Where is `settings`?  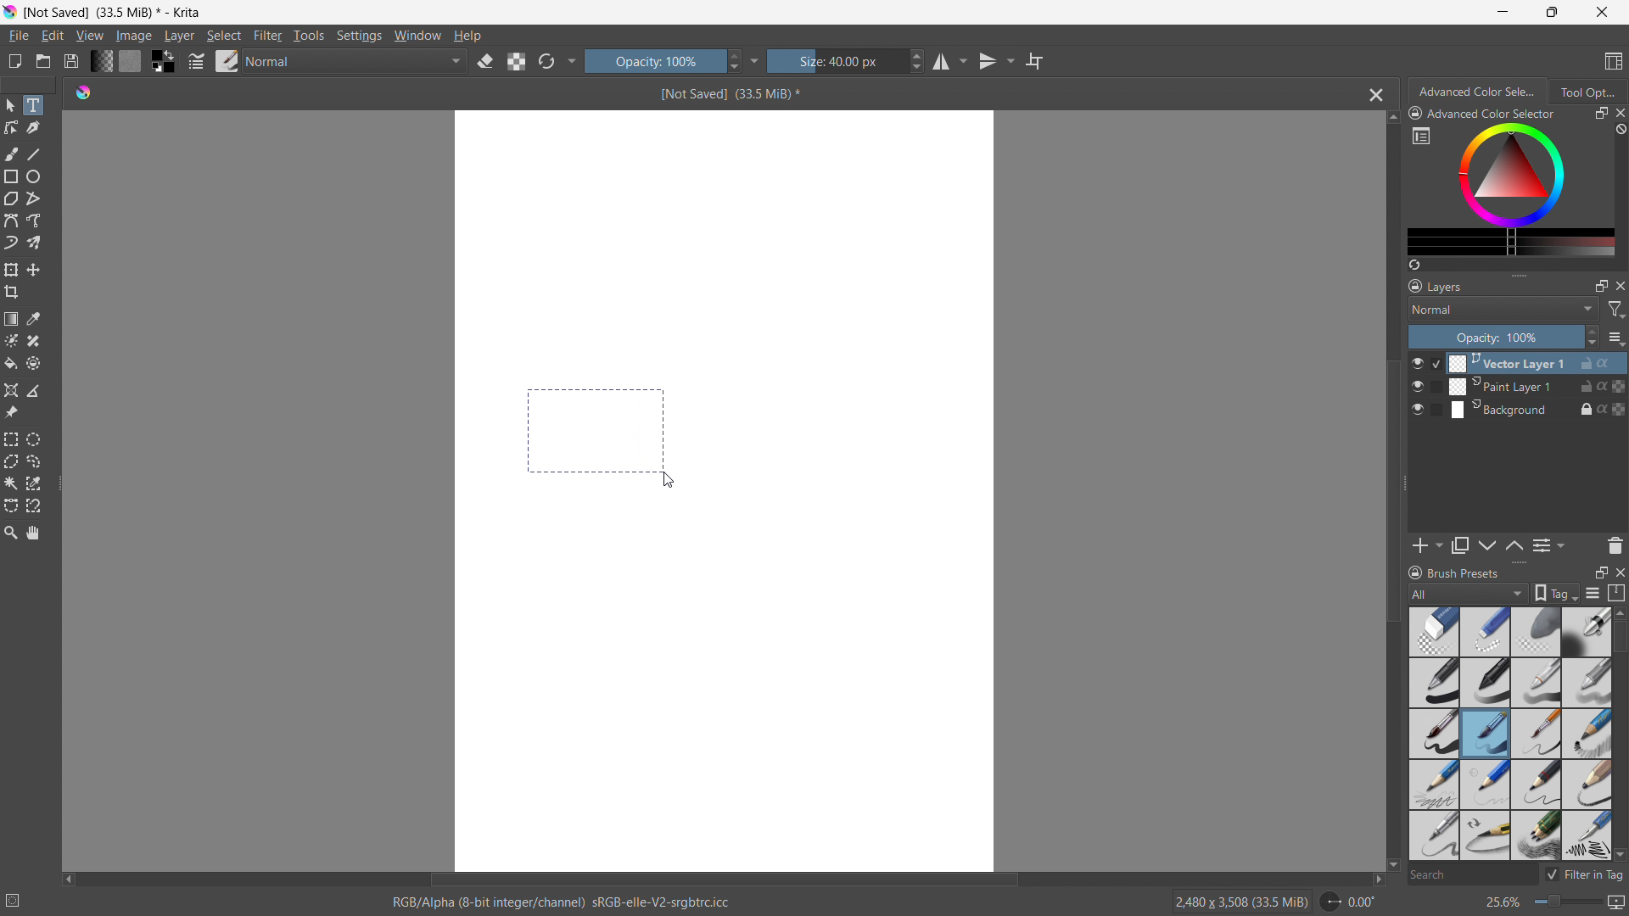
settings is located at coordinates (359, 36).